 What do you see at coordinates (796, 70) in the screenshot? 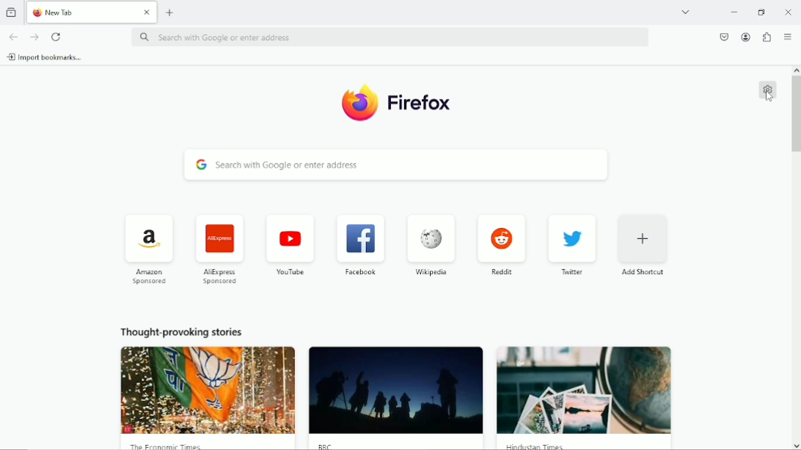
I see `scroll up` at bounding box center [796, 70].